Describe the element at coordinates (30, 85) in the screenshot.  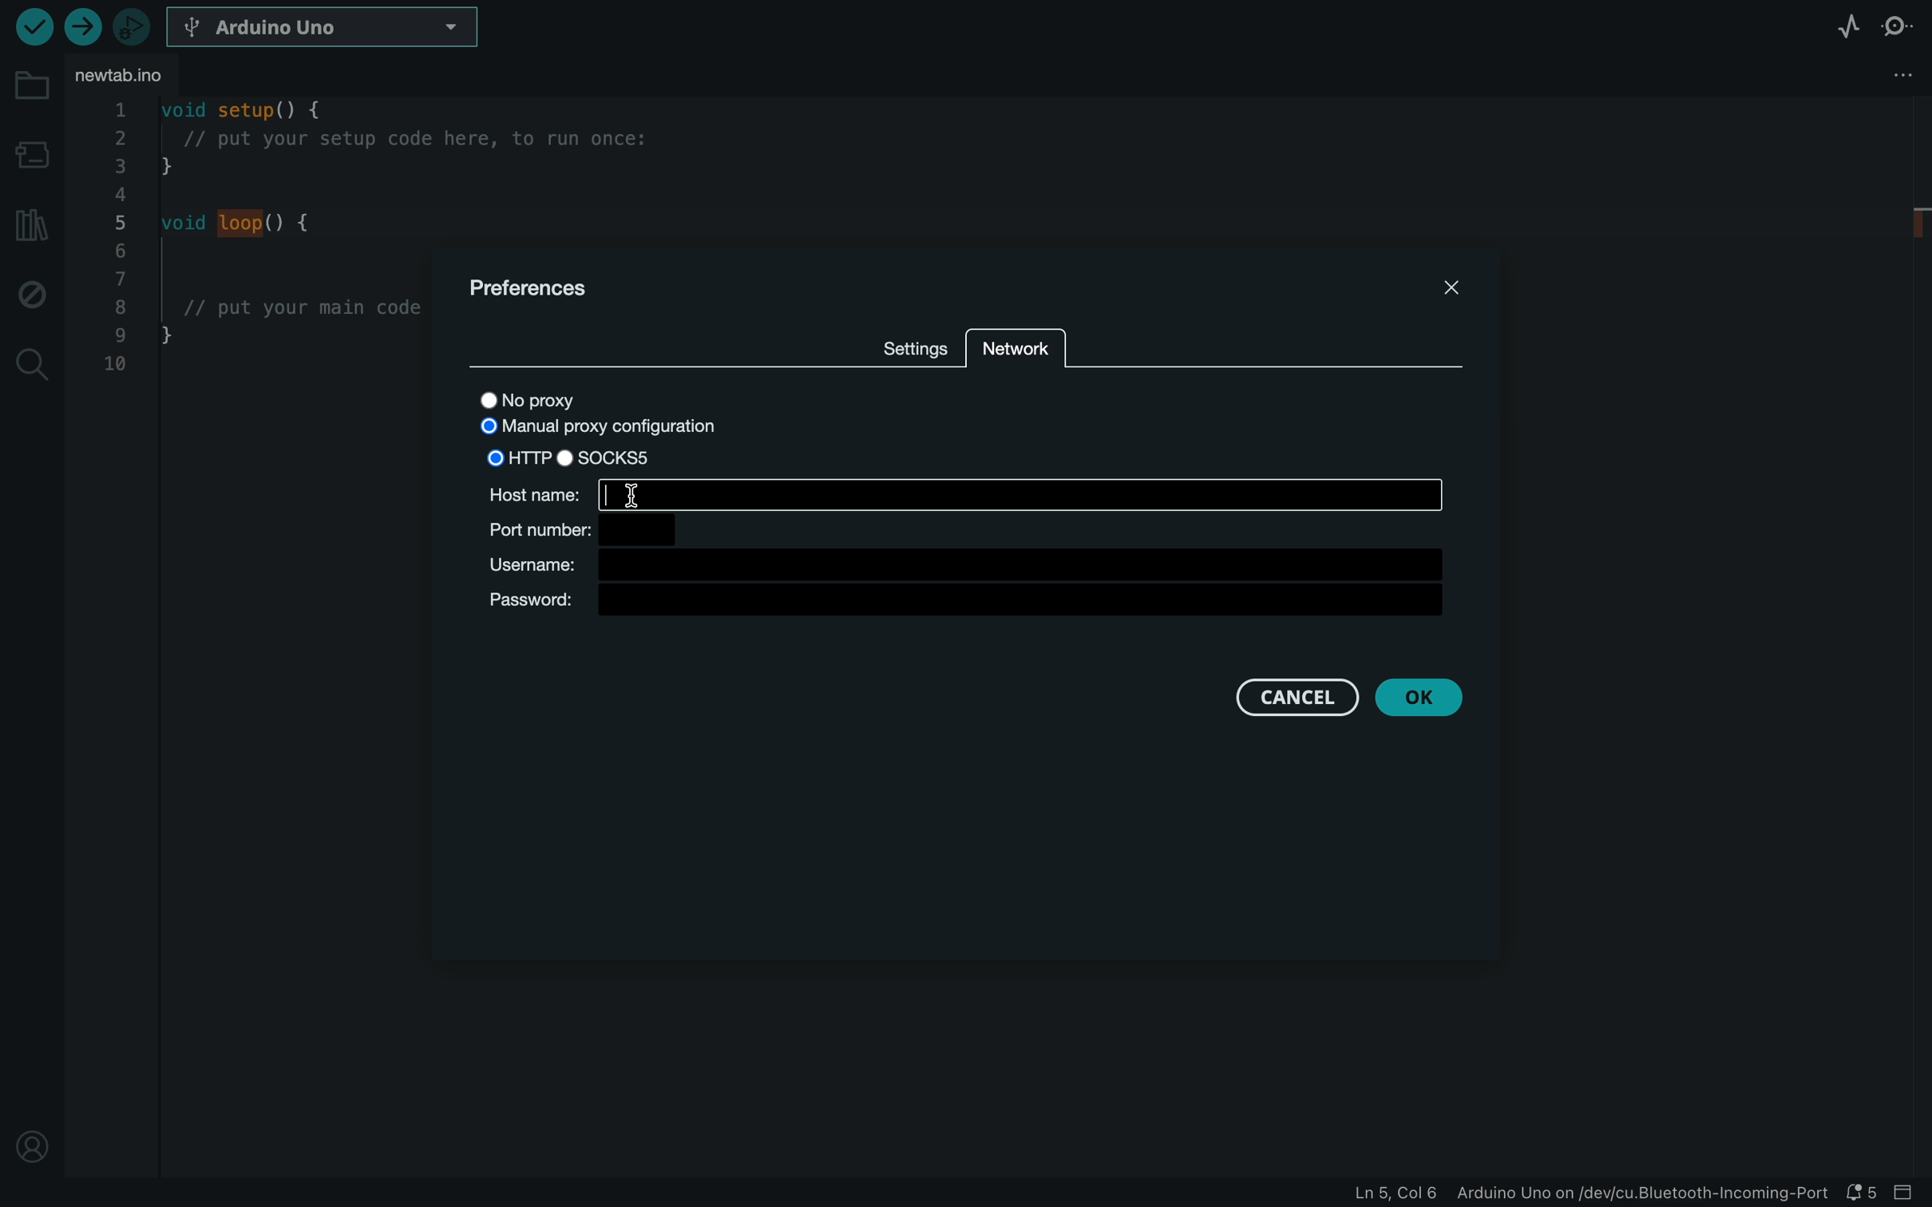
I see `folder` at that location.